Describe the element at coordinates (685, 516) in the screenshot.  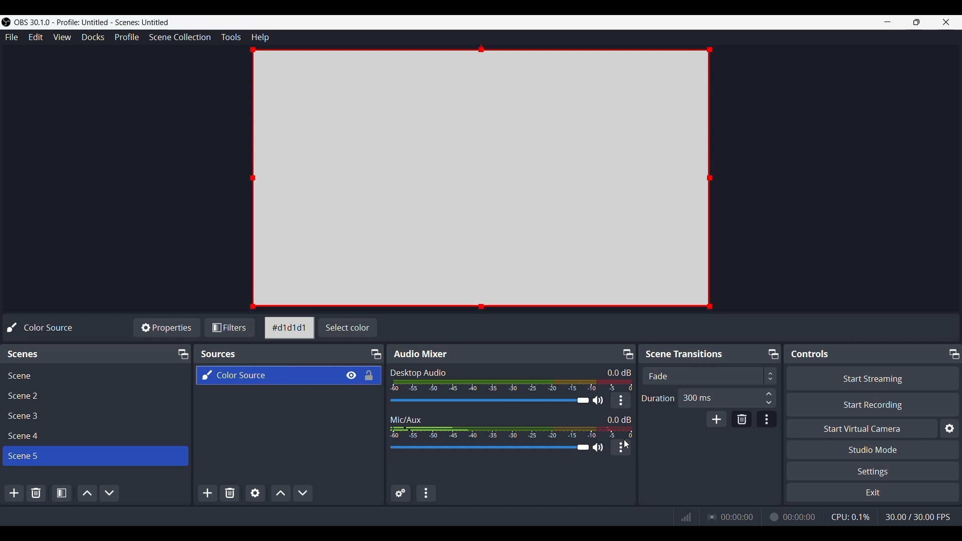
I see `Graph` at that location.